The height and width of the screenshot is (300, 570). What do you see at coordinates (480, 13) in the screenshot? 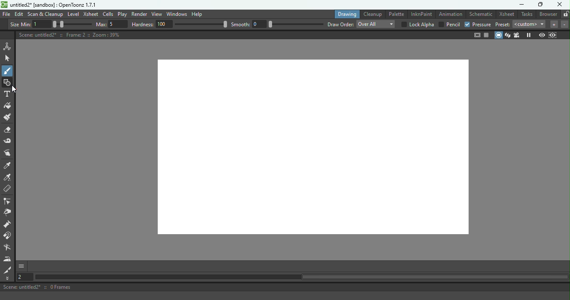
I see `Schematic` at bounding box center [480, 13].